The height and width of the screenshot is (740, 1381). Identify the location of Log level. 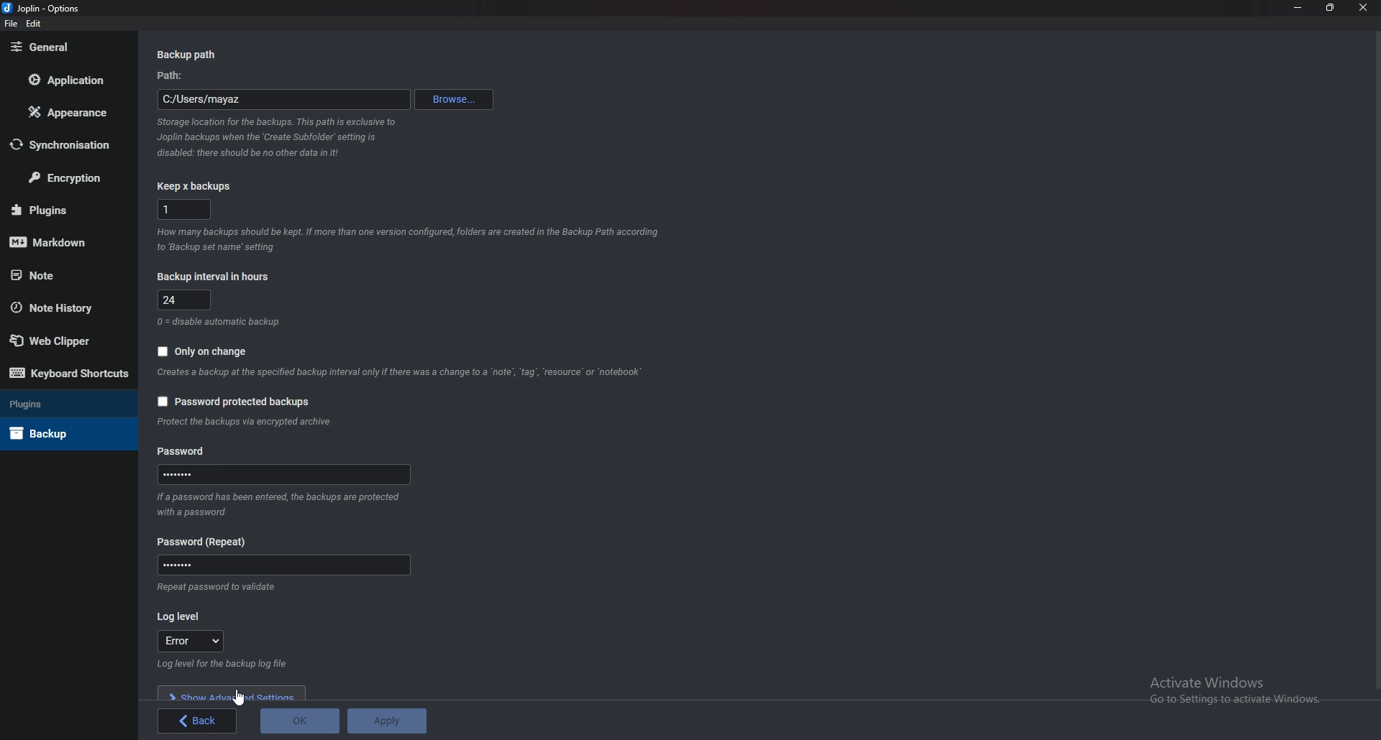
(184, 618).